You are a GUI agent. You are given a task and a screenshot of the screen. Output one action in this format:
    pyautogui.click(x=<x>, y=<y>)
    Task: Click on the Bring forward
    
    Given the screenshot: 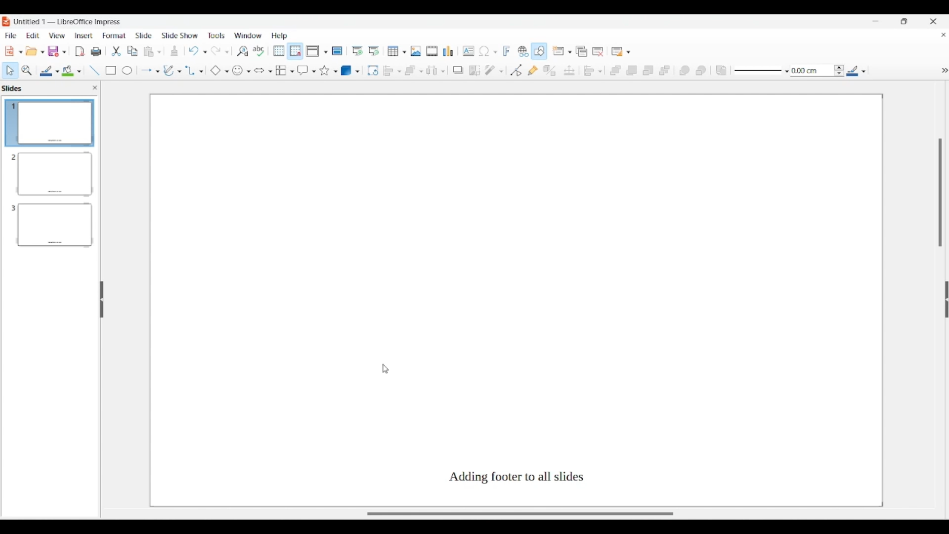 What is the action you would take?
    pyautogui.click(x=632, y=71)
    